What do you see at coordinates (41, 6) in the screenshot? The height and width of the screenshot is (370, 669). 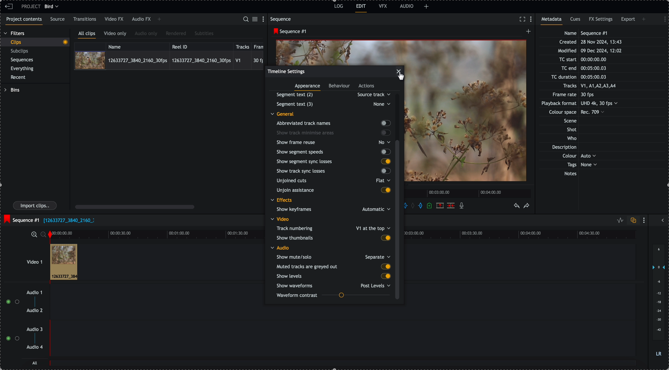 I see `project bird` at bounding box center [41, 6].